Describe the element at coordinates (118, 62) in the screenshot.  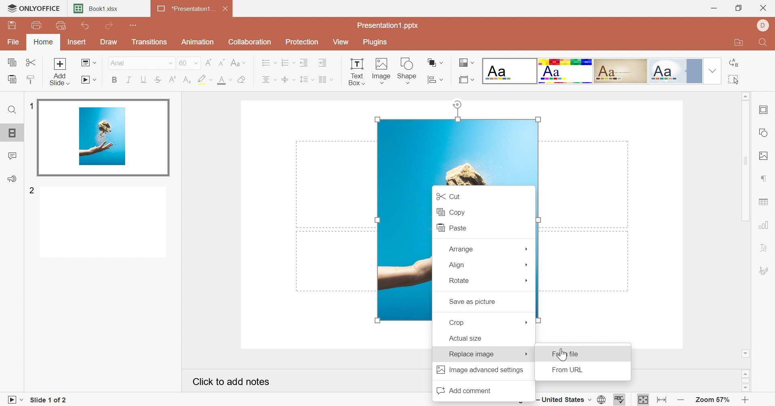
I see `Font` at that location.